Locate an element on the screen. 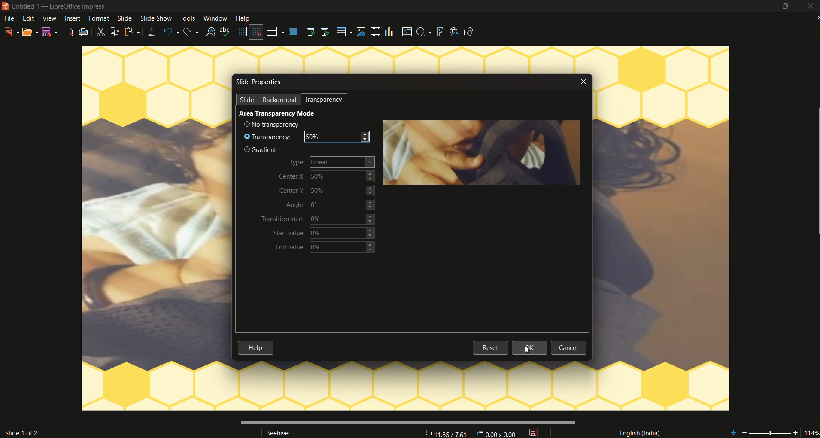  copy is located at coordinates (115, 32).